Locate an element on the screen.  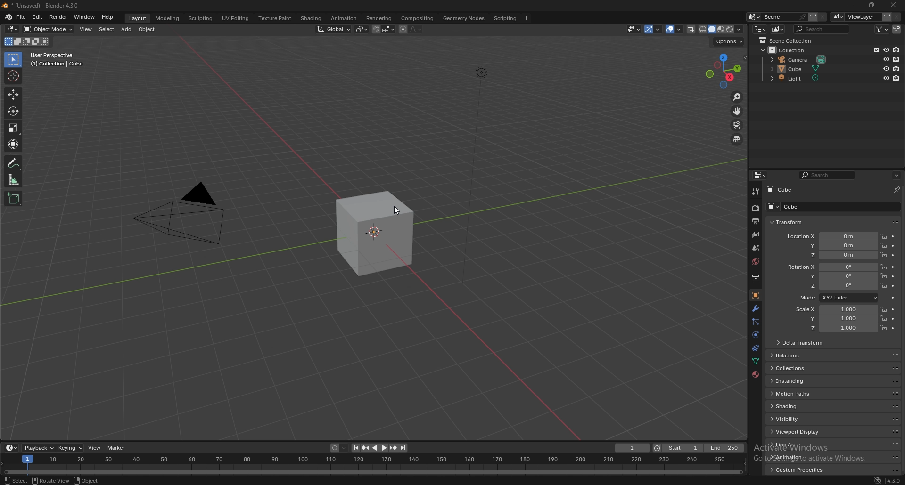
animate property is located at coordinates (893, 319).